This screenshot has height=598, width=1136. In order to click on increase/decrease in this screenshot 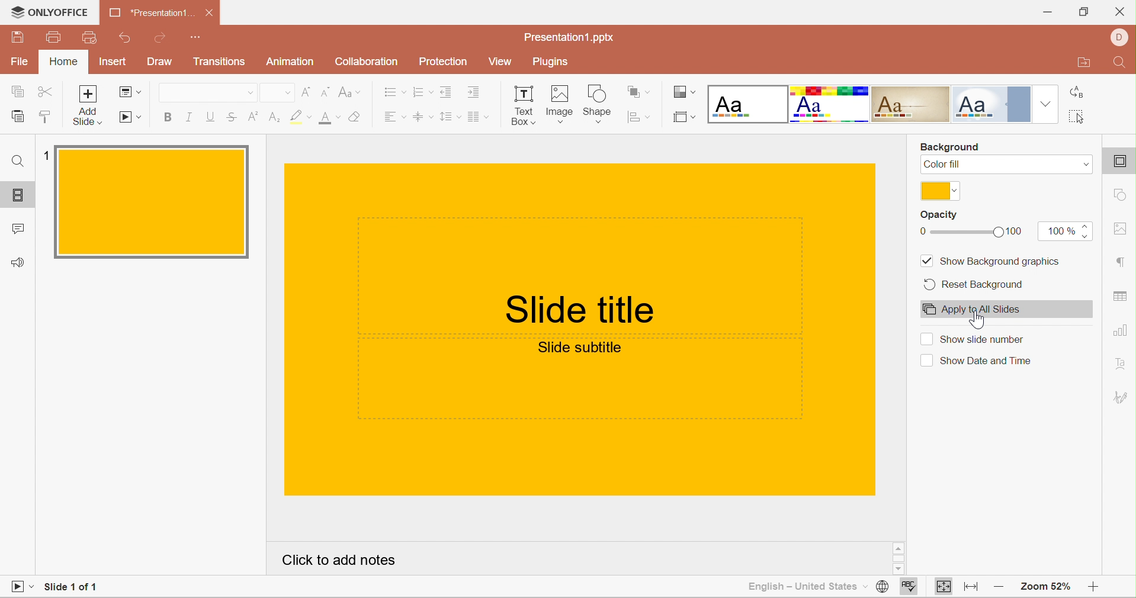, I will do `click(1084, 232)`.